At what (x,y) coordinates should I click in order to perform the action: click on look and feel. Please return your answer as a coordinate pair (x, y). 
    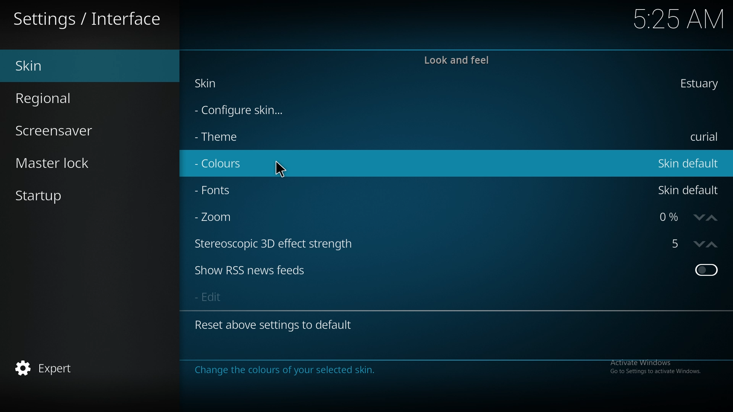
    Looking at the image, I should click on (459, 60).